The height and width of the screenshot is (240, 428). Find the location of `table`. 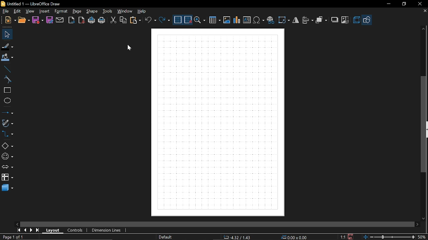

table is located at coordinates (215, 21).